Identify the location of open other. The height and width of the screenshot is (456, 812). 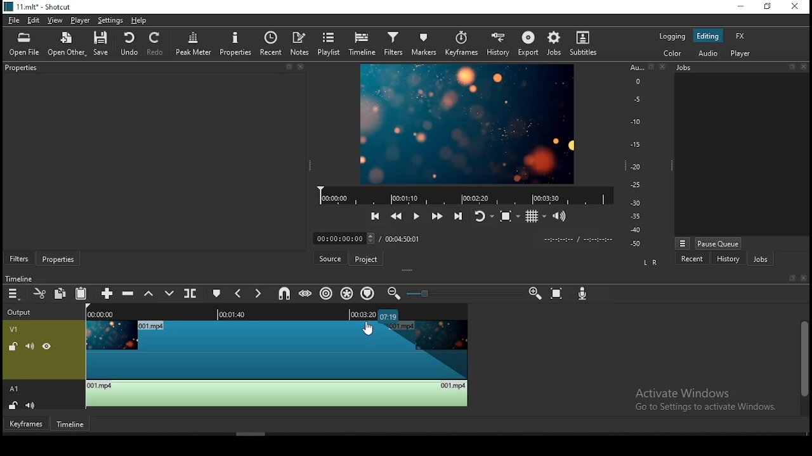
(67, 43).